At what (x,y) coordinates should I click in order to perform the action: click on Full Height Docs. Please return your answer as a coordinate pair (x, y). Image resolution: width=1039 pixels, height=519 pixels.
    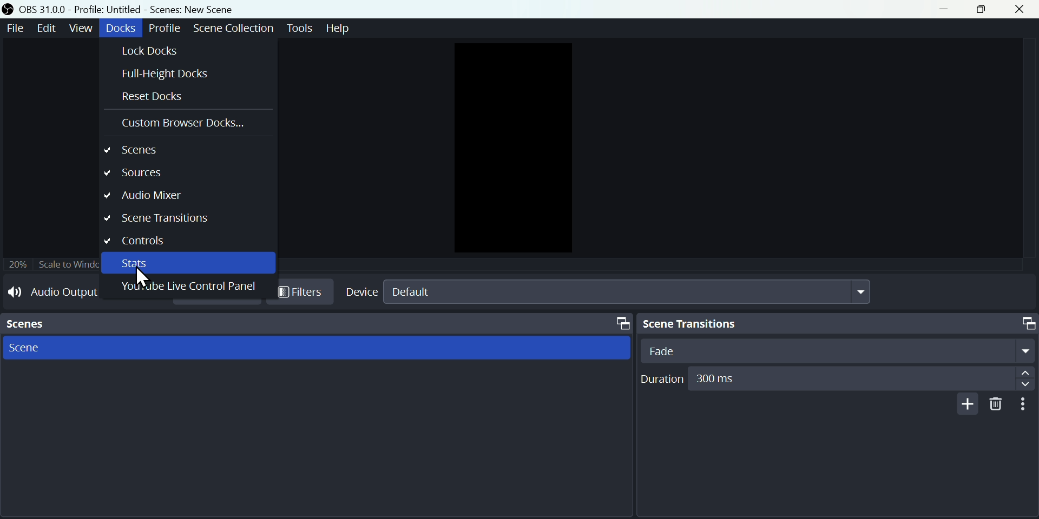
    Looking at the image, I should click on (170, 72).